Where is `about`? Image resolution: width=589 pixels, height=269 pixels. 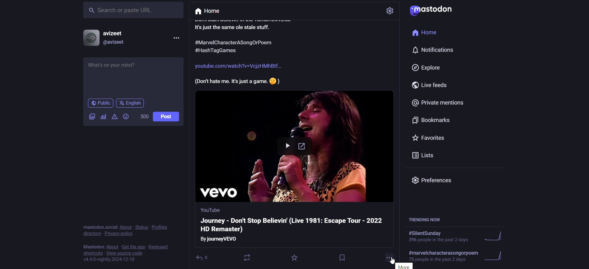
about is located at coordinates (125, 227).